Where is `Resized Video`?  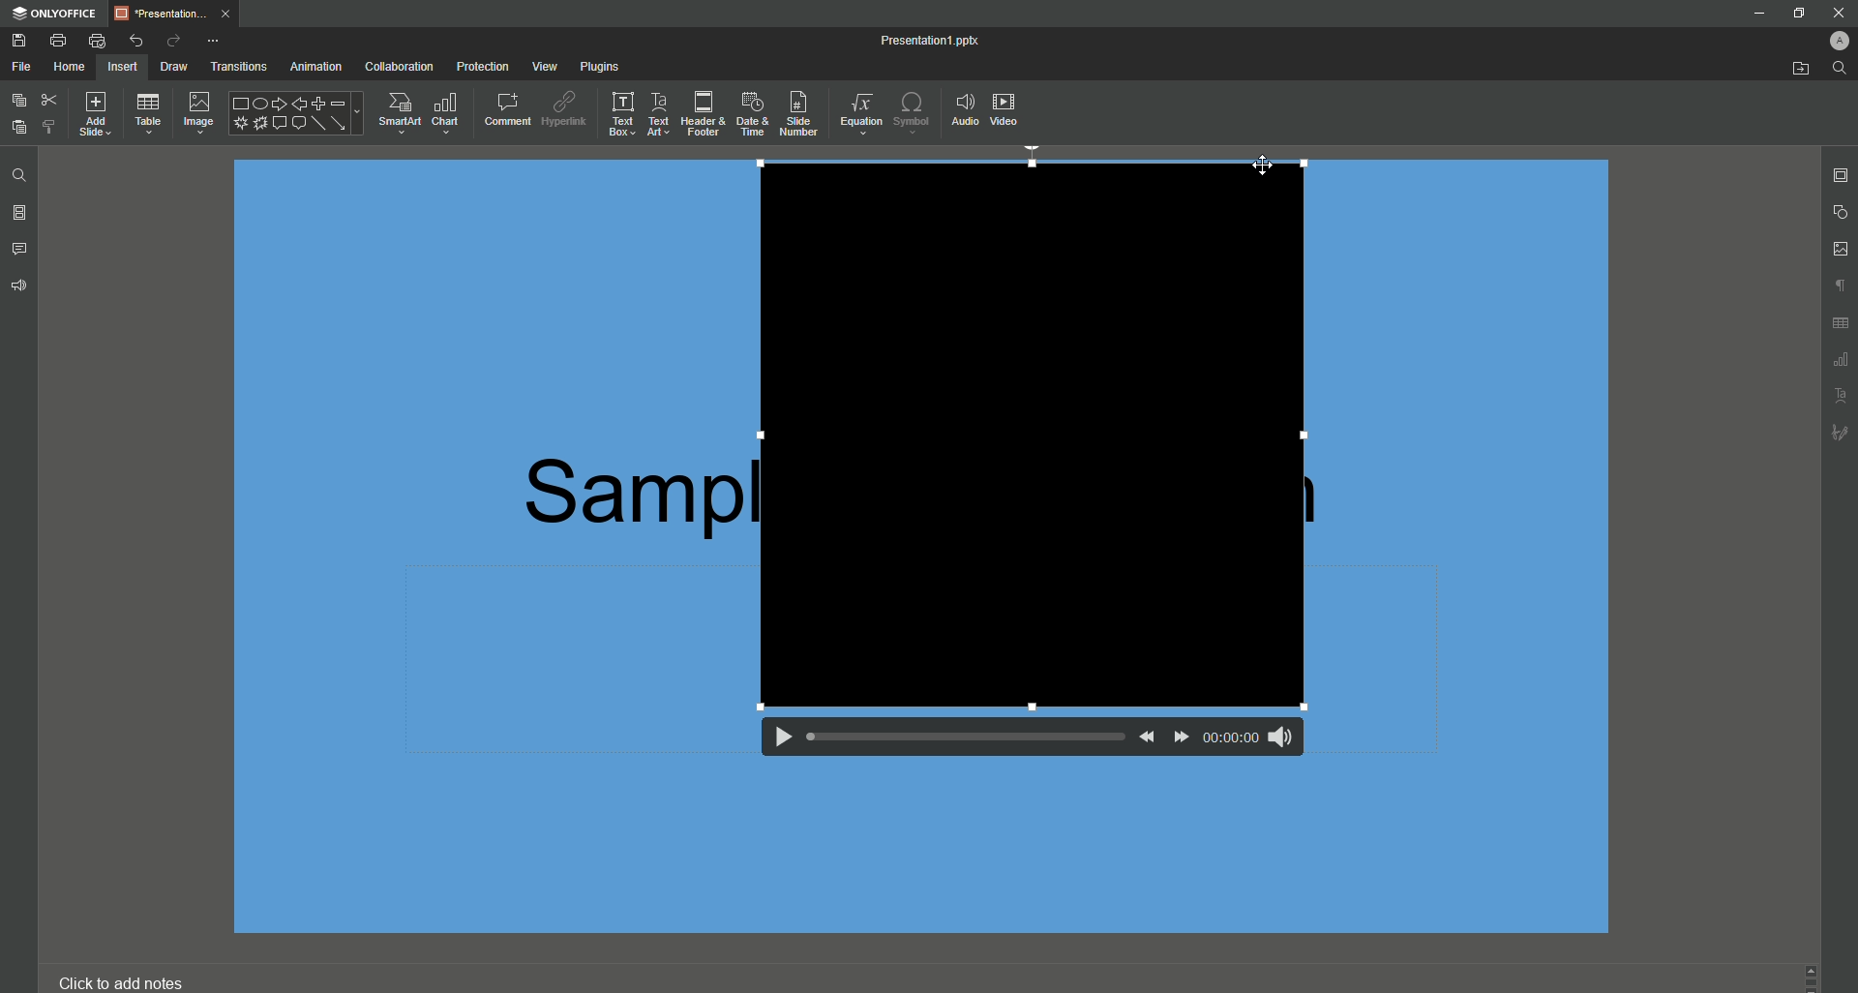 Resized Video is located at coordinates (1030, 436).